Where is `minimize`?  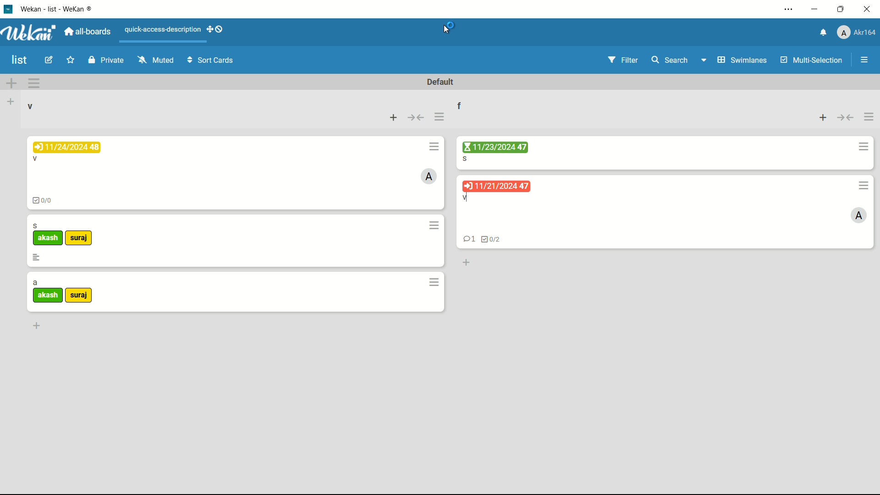 minimize is located at coordinates (815, 10).